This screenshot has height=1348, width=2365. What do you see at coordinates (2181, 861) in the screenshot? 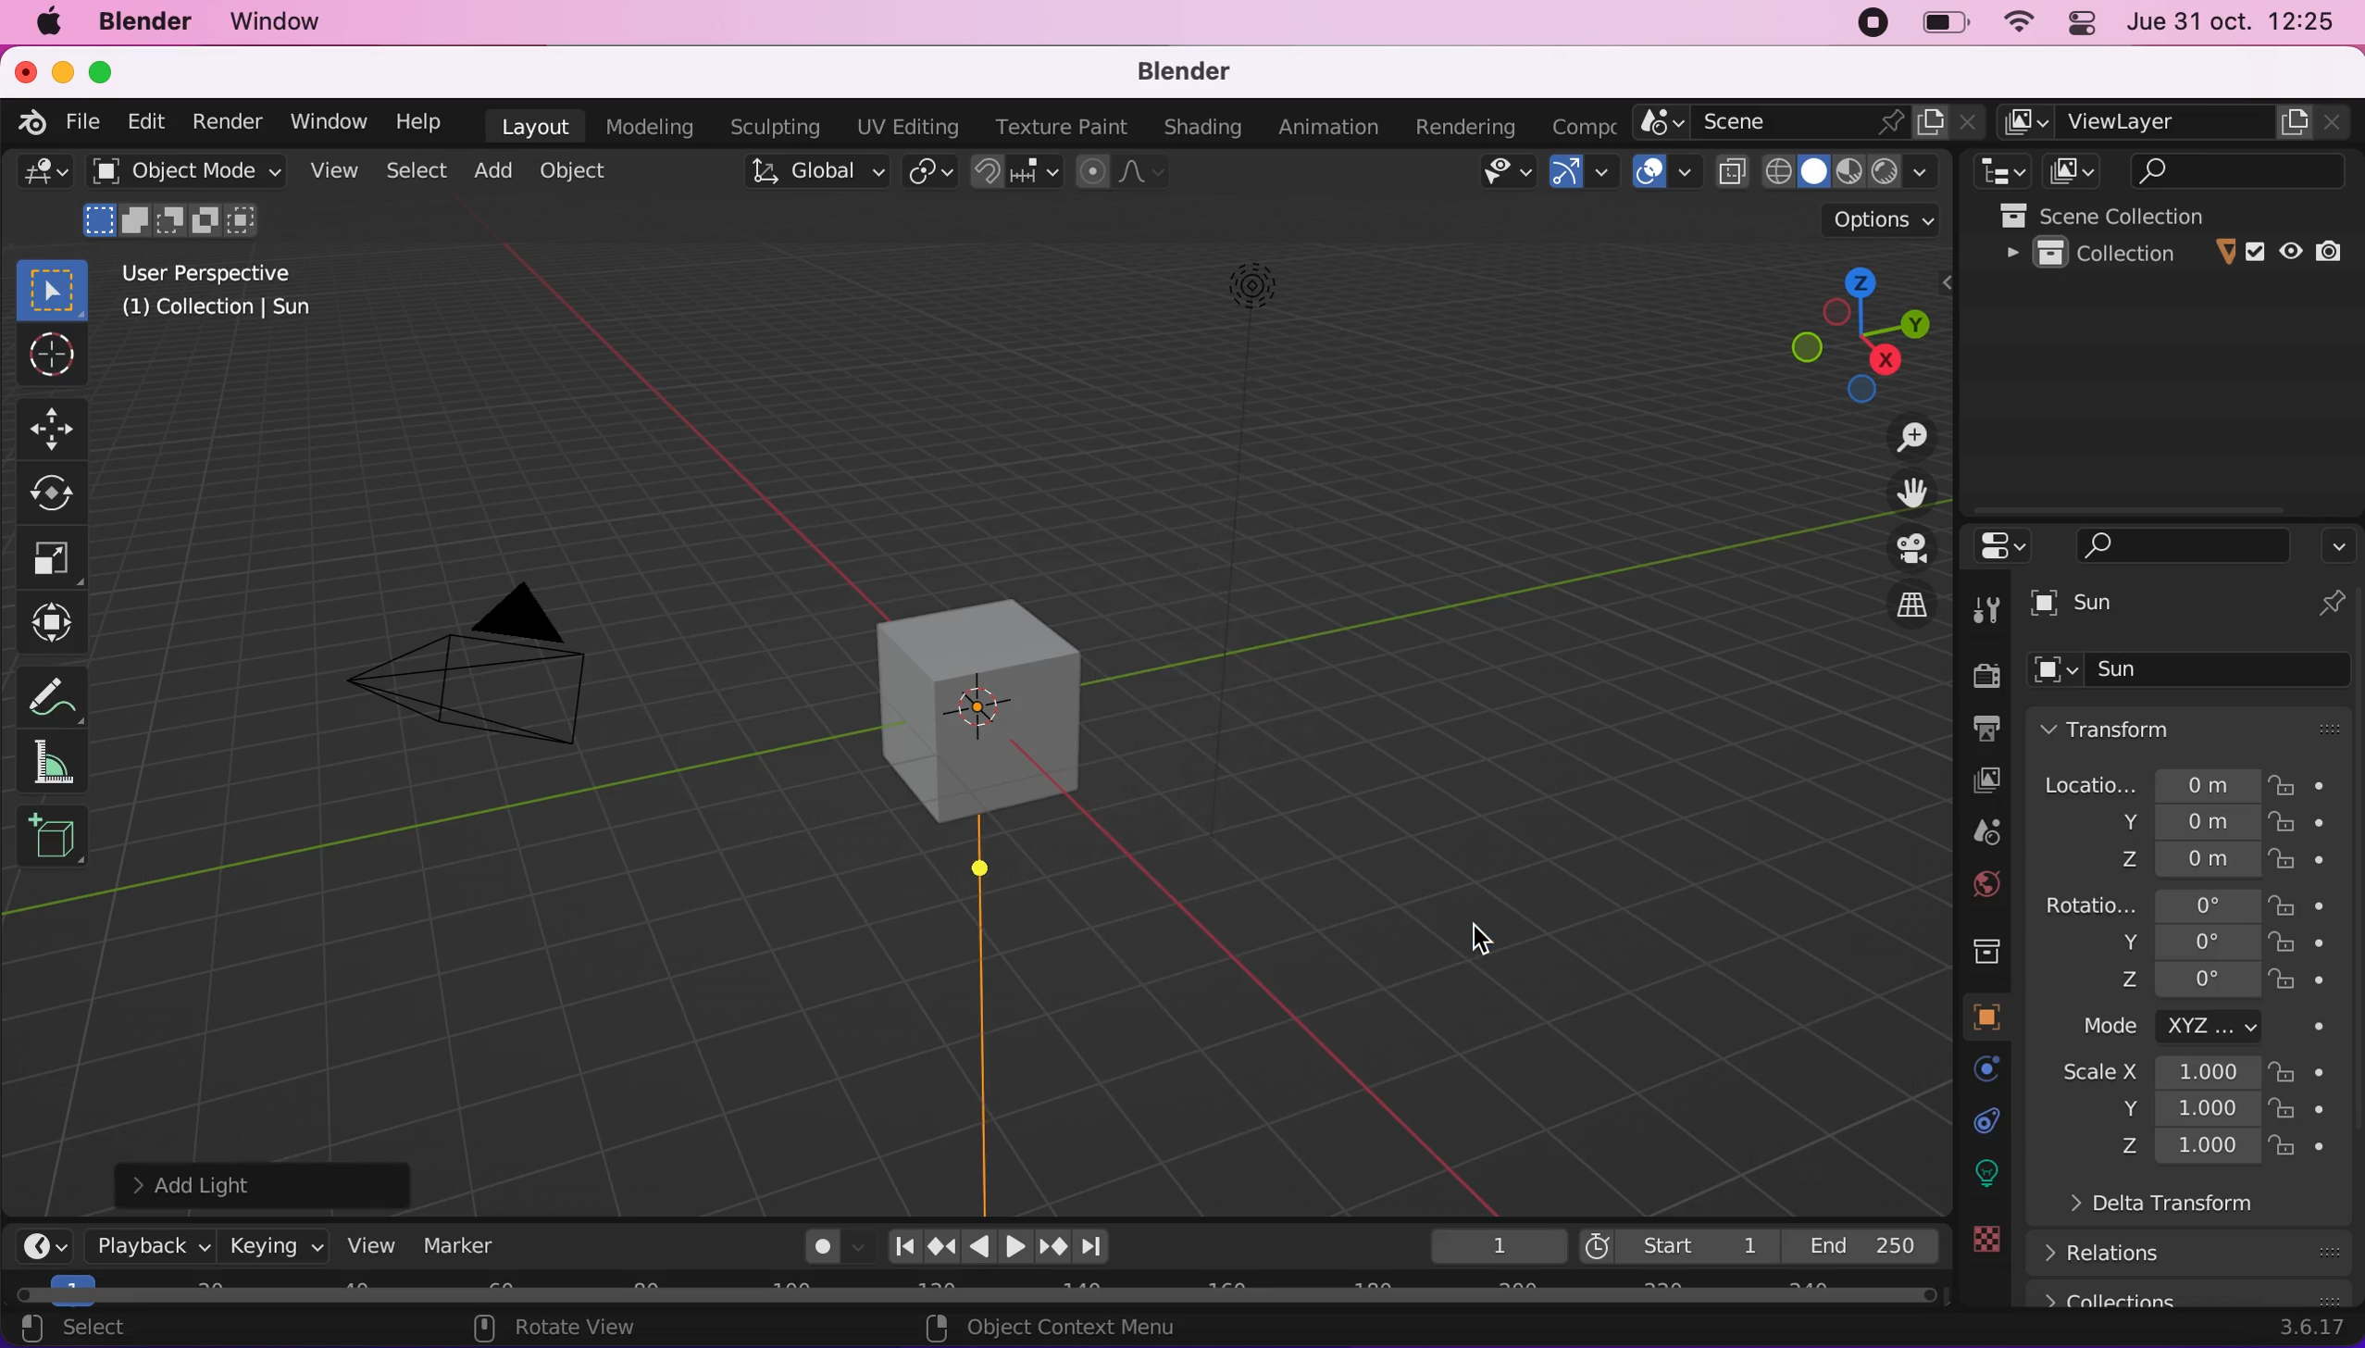
I see `z 0m` at bounding box center [2181, 861].